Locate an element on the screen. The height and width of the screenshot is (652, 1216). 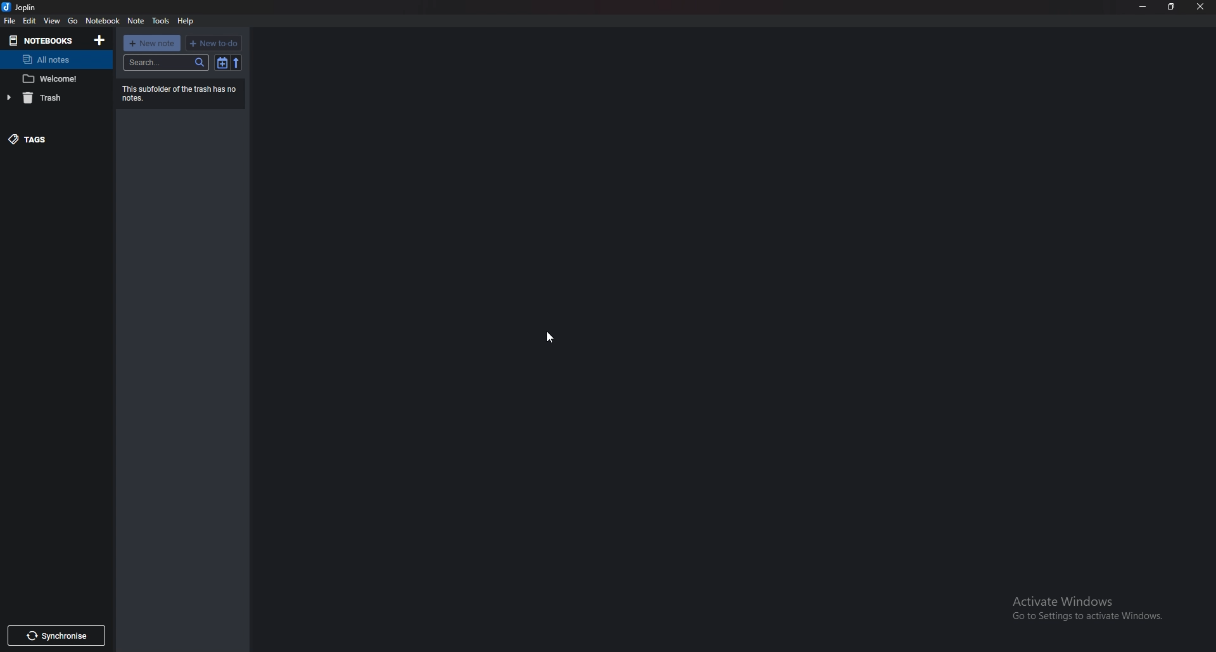
Reverse sort order is located at coordinates (237, 63).